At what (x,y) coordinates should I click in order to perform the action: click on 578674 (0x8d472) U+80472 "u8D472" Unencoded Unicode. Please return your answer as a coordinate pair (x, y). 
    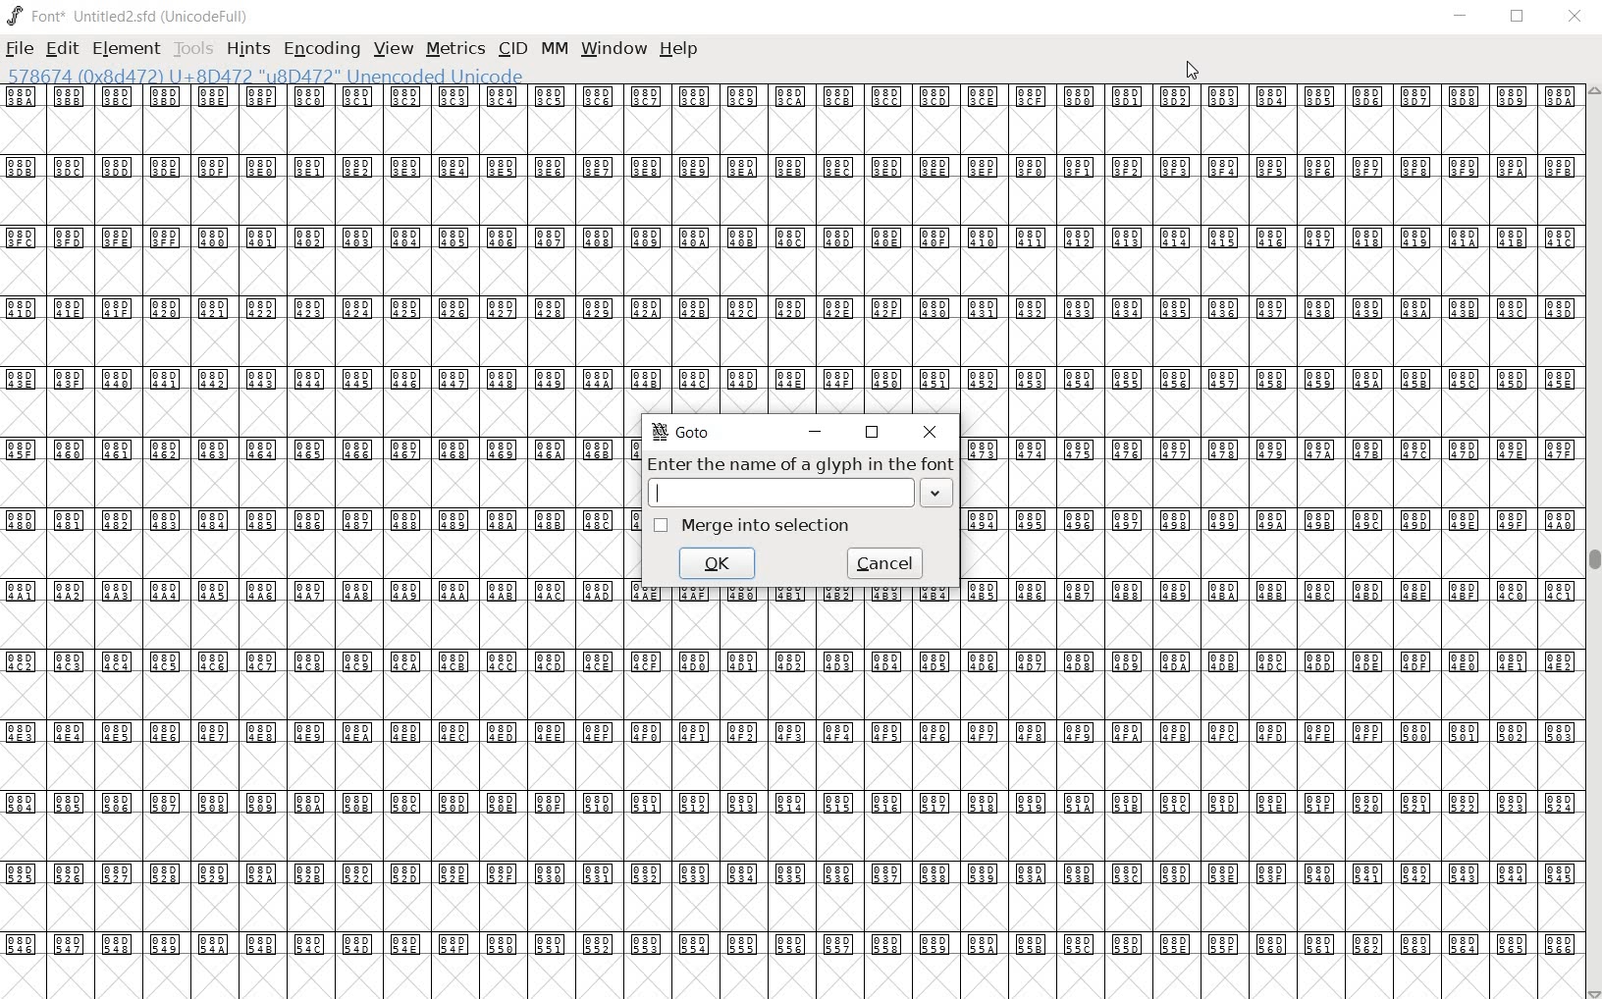
    Looking at the image, I should click on (267, 77).